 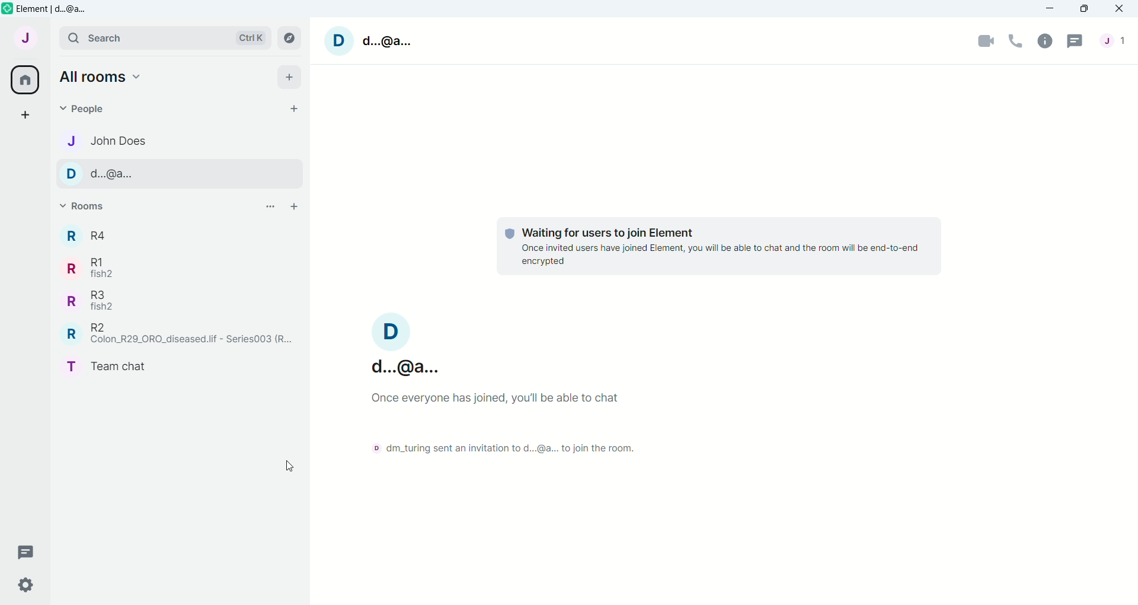 I want to click on Threads, so click(x=1075, y=40).